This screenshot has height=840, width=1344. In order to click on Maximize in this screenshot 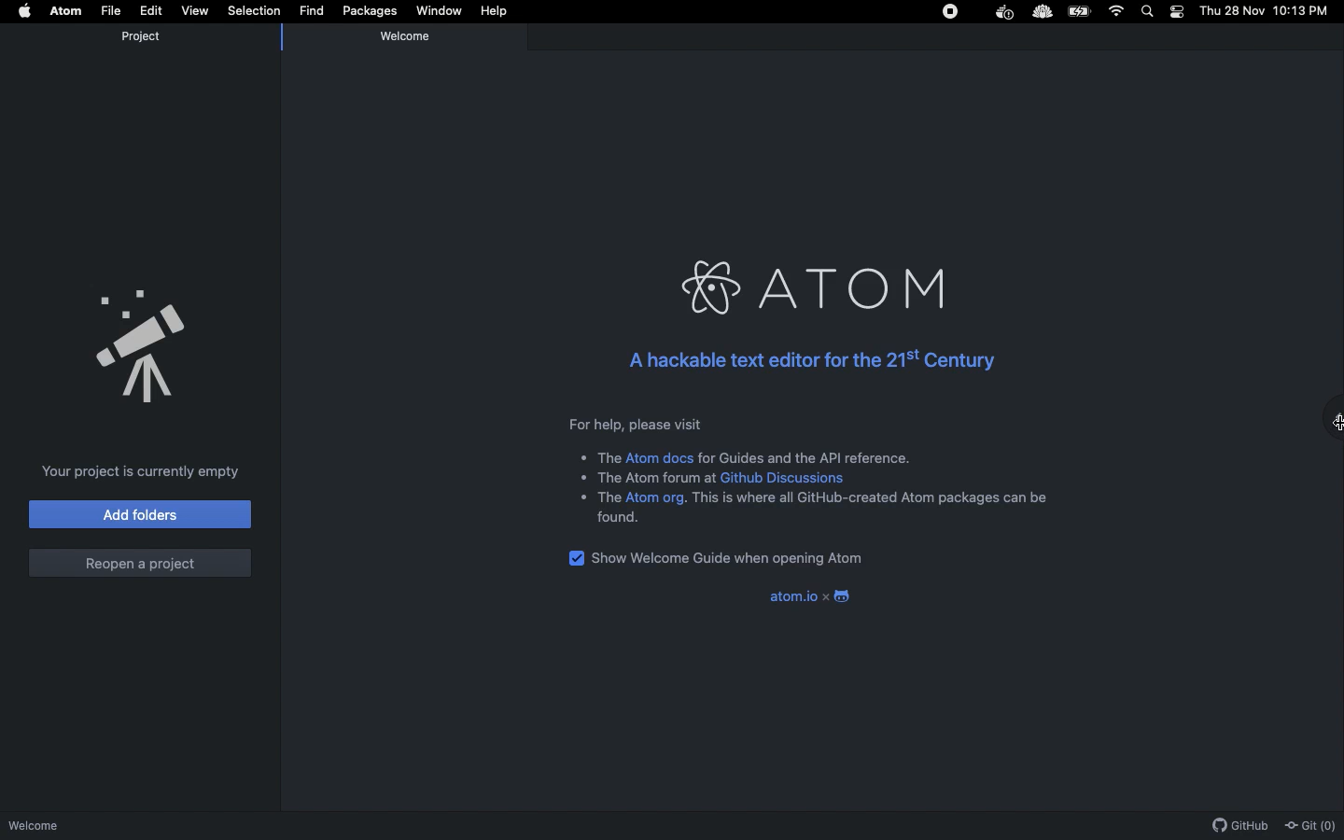, I will do `click(1317, 421)`.